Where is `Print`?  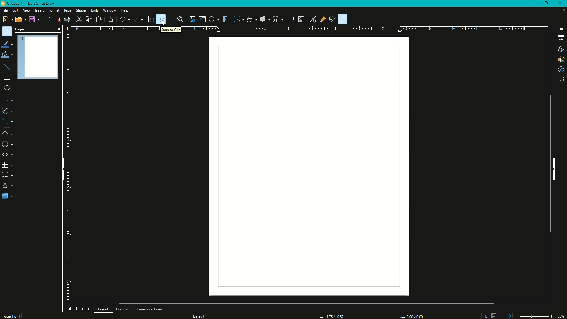
Print is located at coordinates (67, 19).